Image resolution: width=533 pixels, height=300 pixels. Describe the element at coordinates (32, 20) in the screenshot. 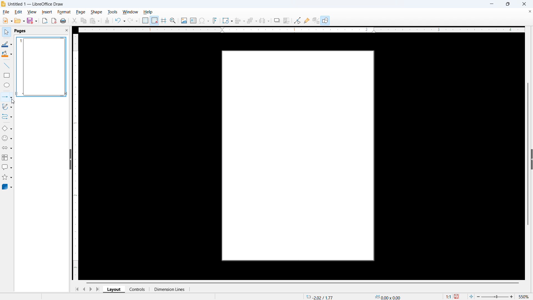

I see `save ` at that location.